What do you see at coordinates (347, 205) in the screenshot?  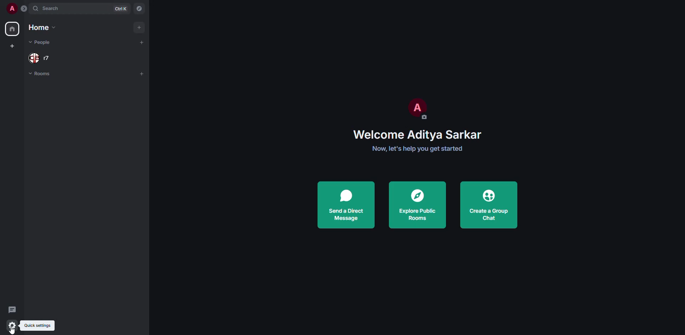 I see `send direct message` at bounding box center [347, 205].